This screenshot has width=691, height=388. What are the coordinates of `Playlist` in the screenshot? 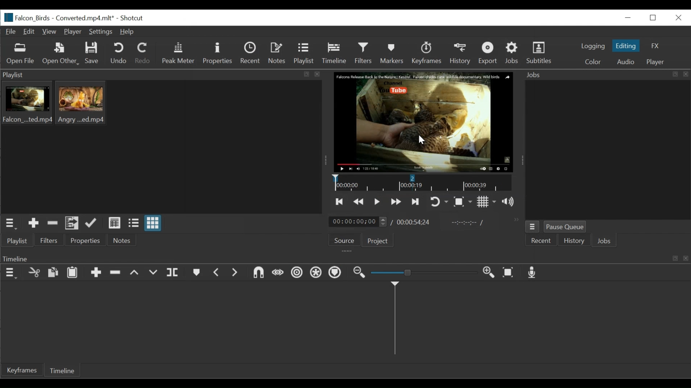 It's located at (17, 241).